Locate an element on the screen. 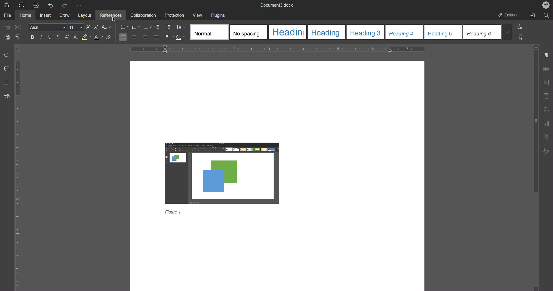 This screenshot has width=553, height=291. Superscript is located at coordinates (67, 37).